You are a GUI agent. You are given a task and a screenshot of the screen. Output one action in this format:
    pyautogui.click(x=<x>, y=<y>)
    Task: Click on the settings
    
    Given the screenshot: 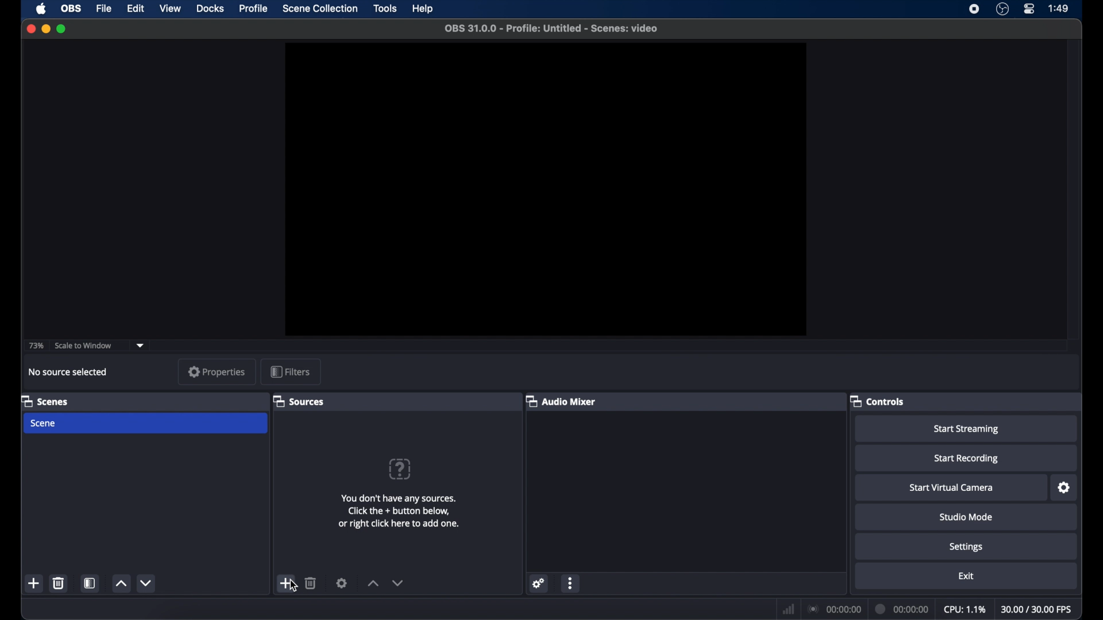 What is the action you would take?
    pyautogui.click(x=967, y=548)
    